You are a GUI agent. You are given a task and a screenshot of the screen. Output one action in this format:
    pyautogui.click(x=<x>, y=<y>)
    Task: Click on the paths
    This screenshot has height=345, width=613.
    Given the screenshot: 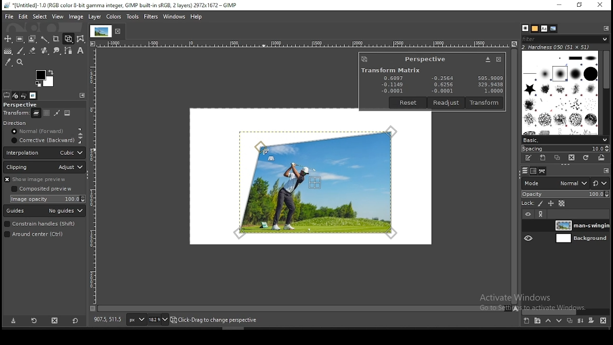 What is the action you would take?
    pyautogui.click(x=543, y=172)
    